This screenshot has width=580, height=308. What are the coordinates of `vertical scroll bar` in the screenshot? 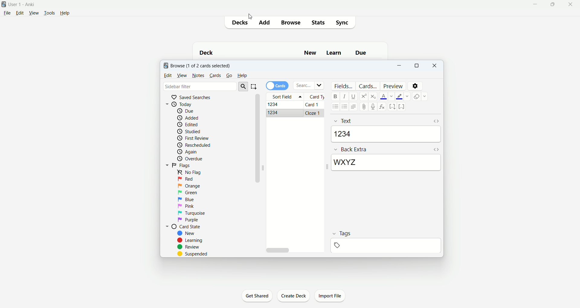 It's located at (260, 175).